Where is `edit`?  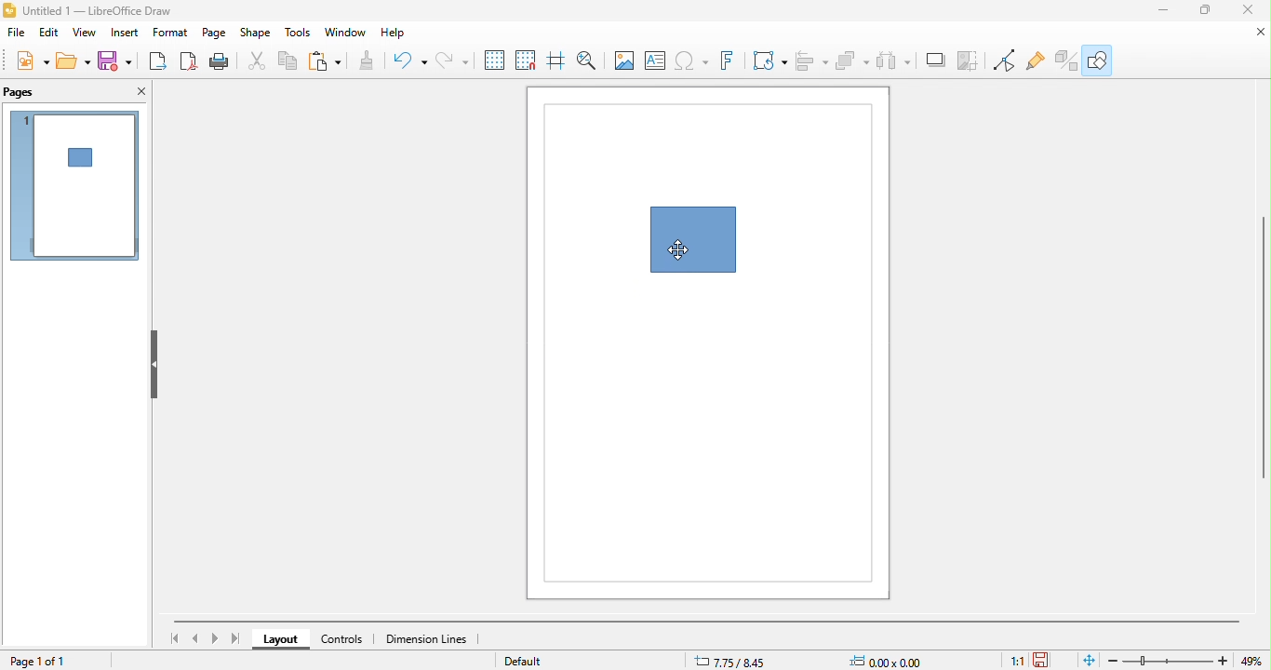 edit is located at coordinates (48, 33).